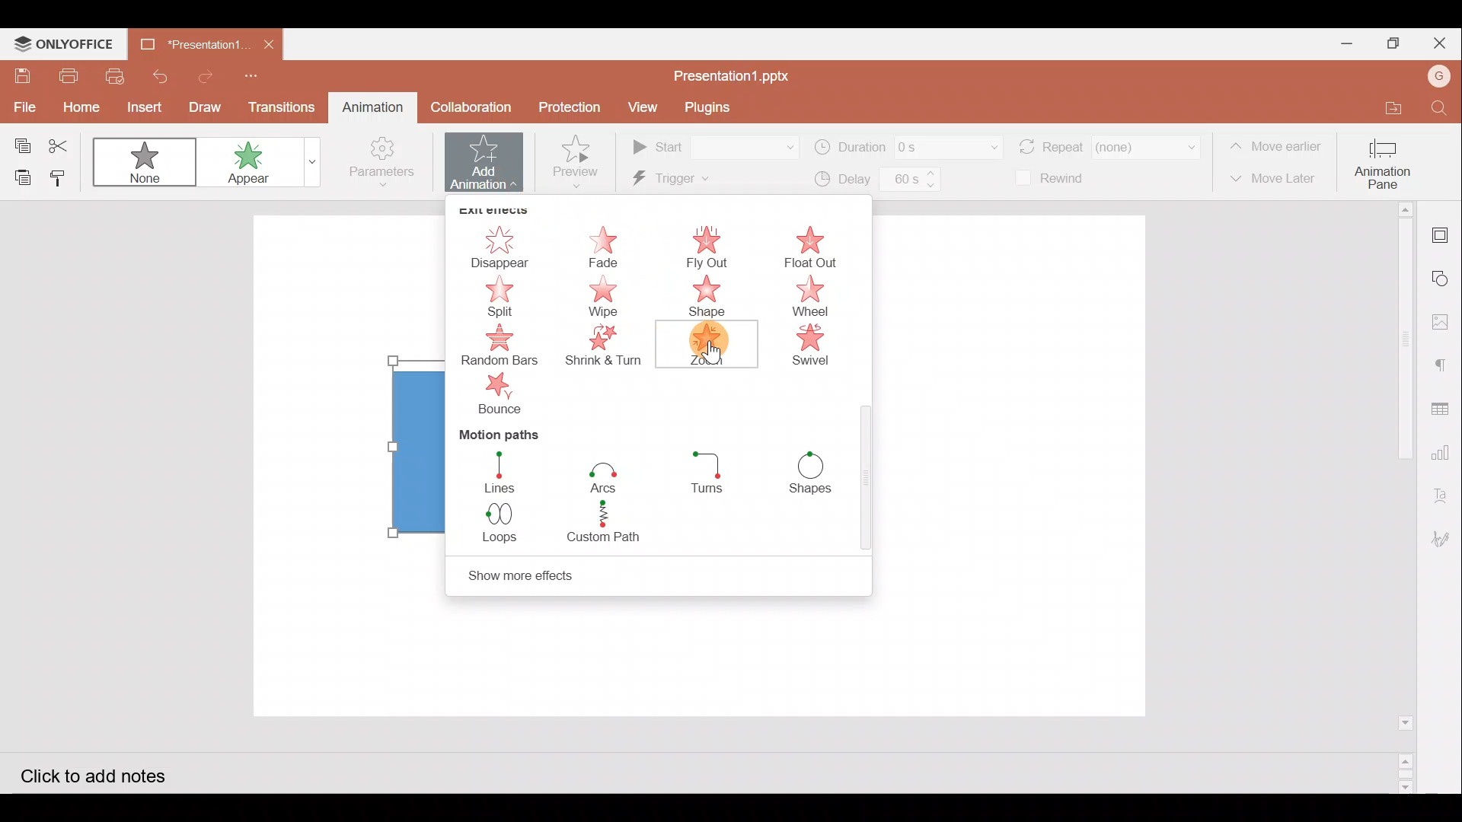 This screenshot has height=822, width=1462. Describe the element at coordinates (1439, 110) in the screenshot. I see `Find` at that location.